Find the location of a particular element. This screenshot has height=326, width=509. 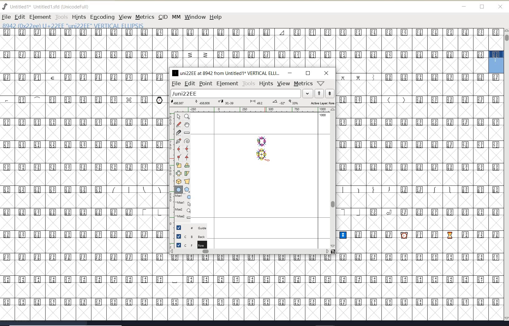

edit is located at coordinates (189, 83).